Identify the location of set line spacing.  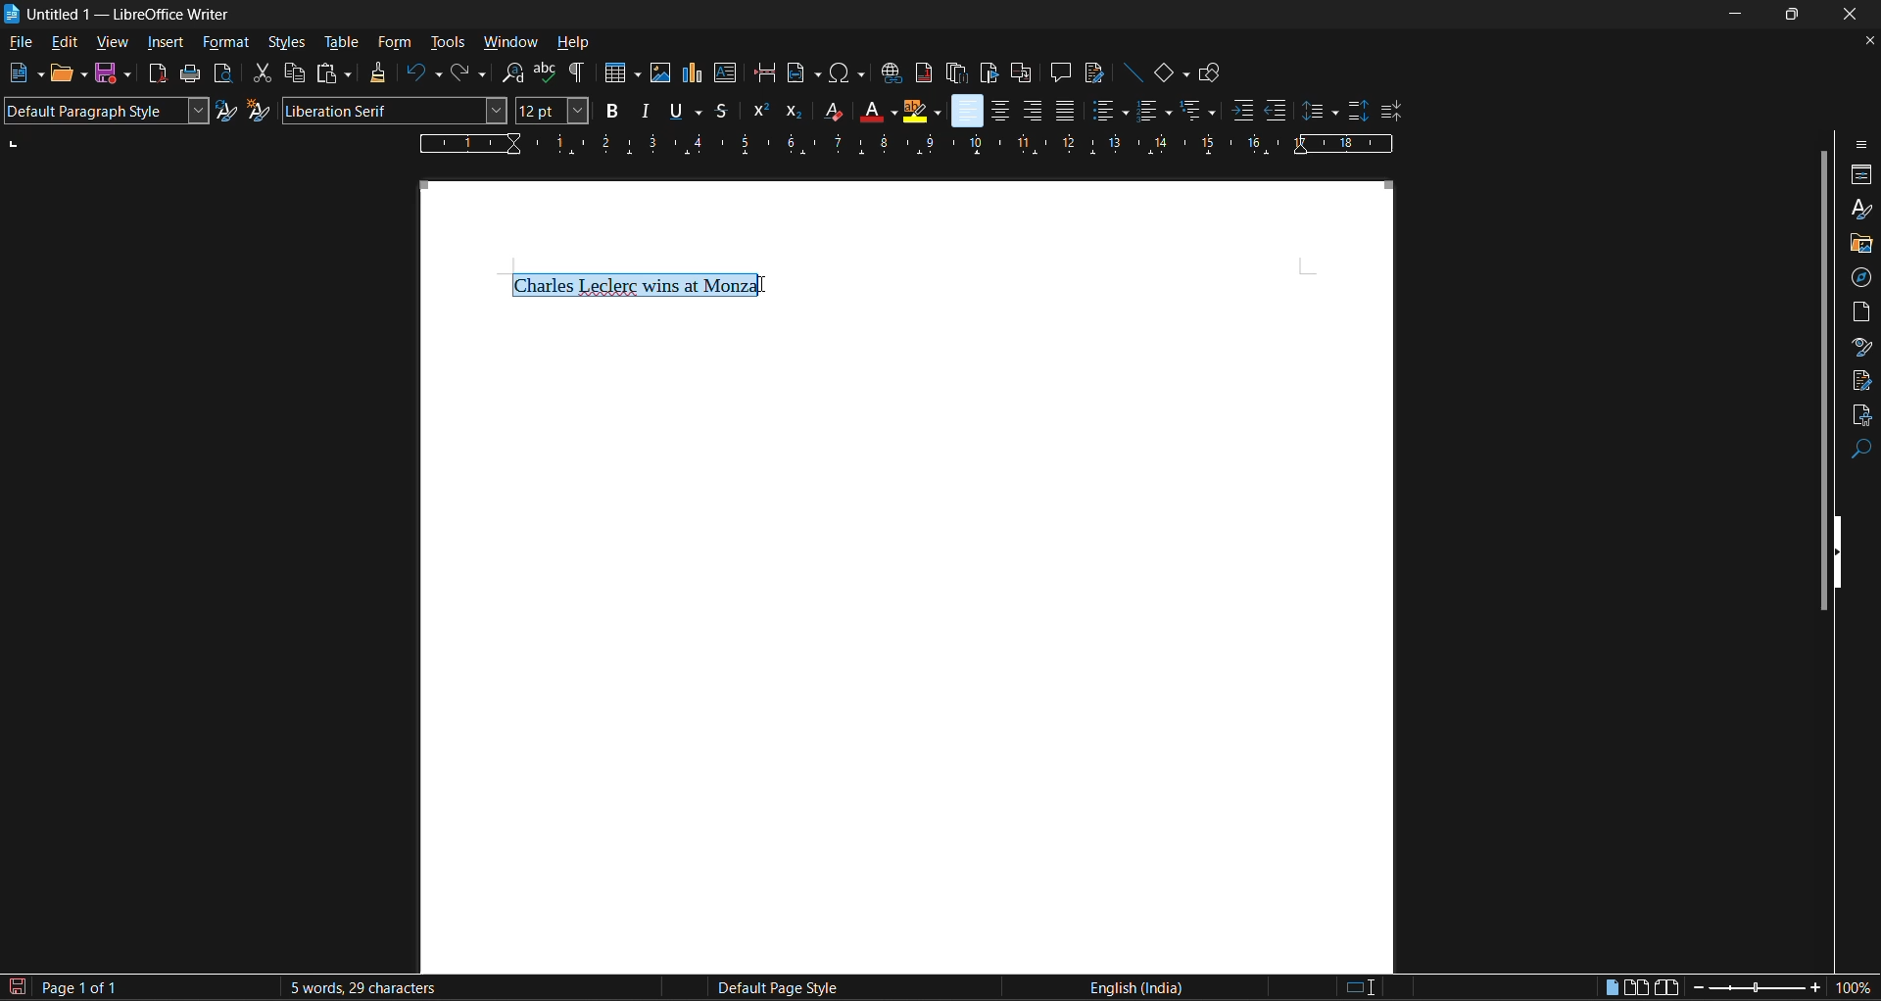
(1317, 110).